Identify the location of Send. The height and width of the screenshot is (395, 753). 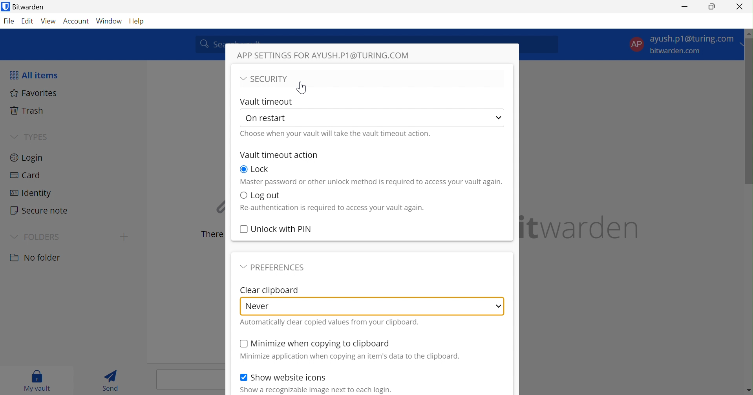
(111, 380).